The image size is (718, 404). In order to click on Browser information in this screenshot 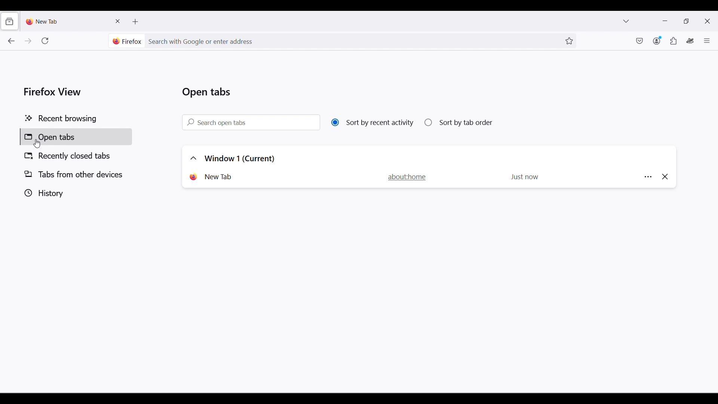, I will do `click(127, 41)`.